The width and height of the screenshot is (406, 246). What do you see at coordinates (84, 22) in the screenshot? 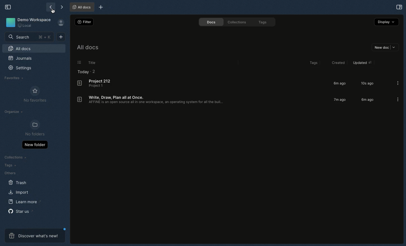
I see `Switch` at bounding box center [84, 22].